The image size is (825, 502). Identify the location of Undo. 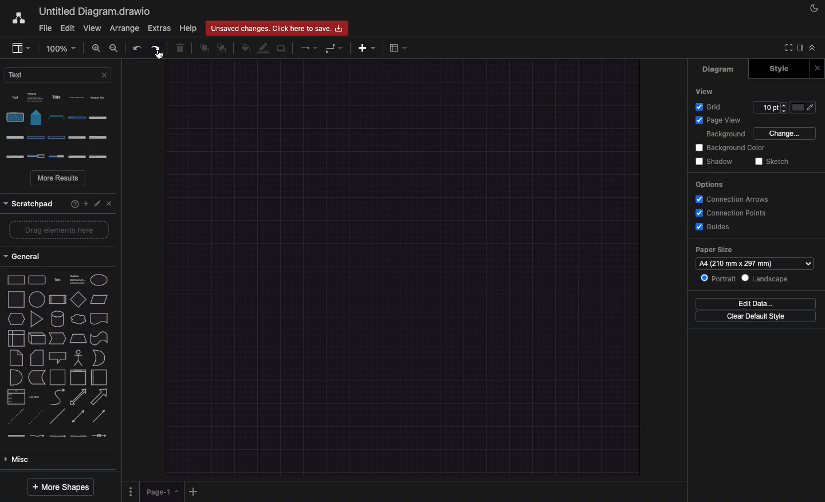
(137, 49).